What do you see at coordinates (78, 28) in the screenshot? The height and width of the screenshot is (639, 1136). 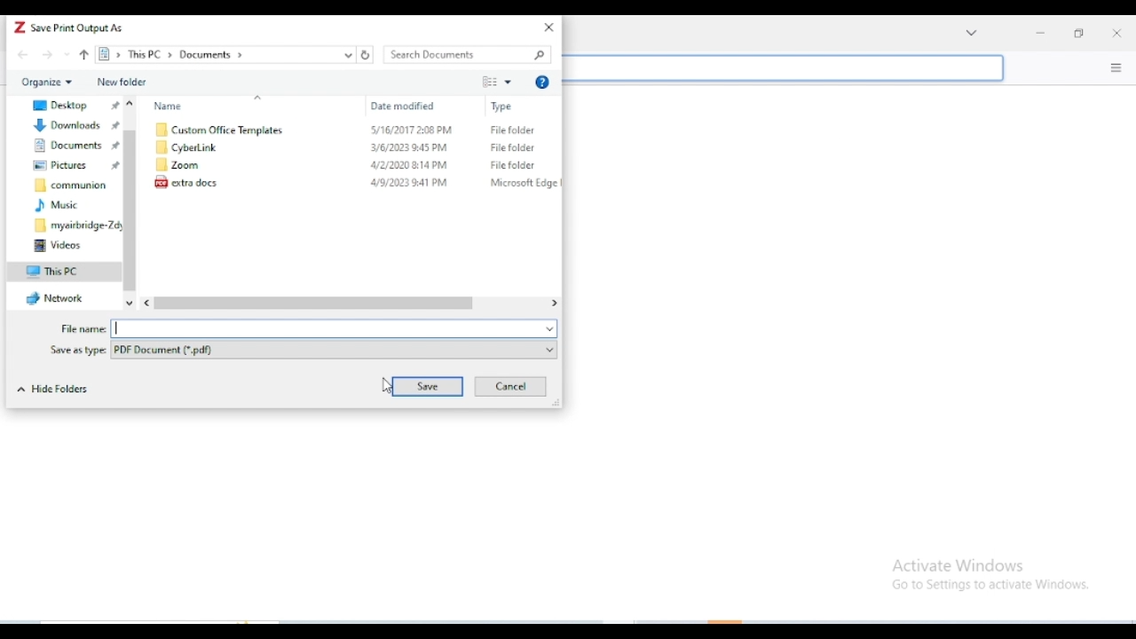 I see `save print output as` at bounding box center [78, 28].